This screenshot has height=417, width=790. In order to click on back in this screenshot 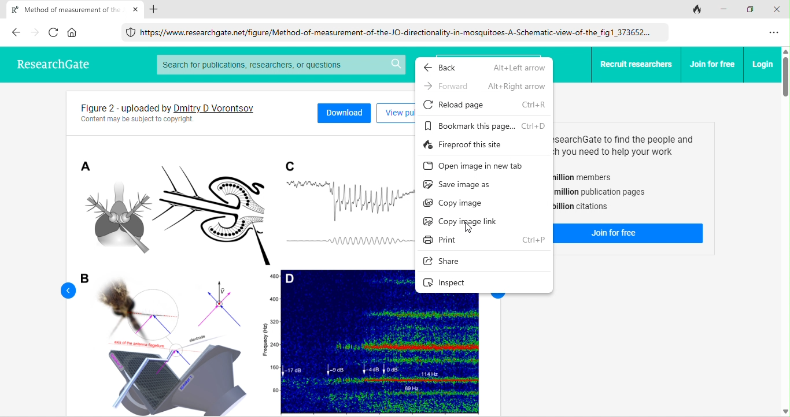, I will do `click(486, 69)`.